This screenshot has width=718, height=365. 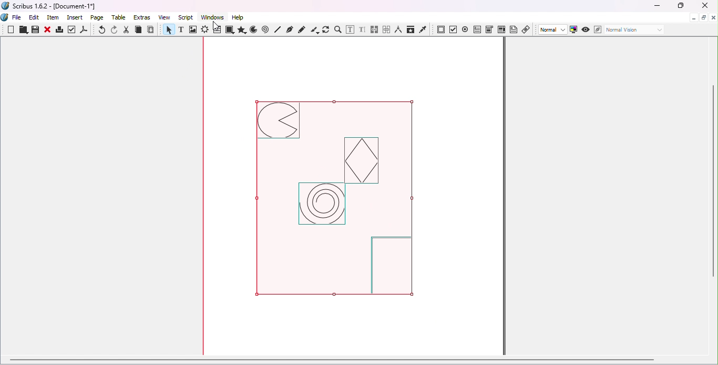 I want to click on PDF combo box, so click(x=489, y=29).